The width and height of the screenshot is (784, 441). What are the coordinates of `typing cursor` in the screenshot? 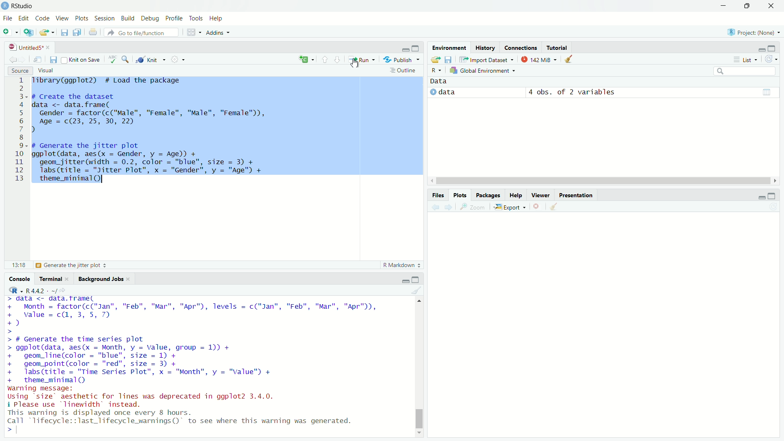 It's located at (24, 432).